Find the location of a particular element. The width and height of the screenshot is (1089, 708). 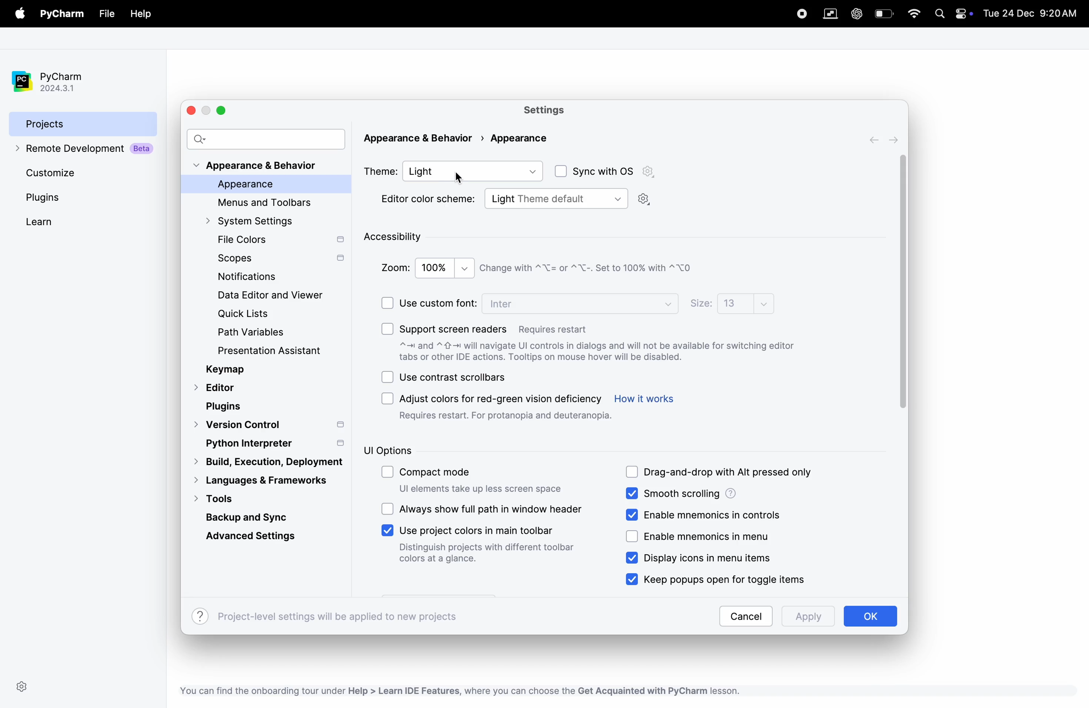

menus and toolbar is located at coordinates (270, 203).